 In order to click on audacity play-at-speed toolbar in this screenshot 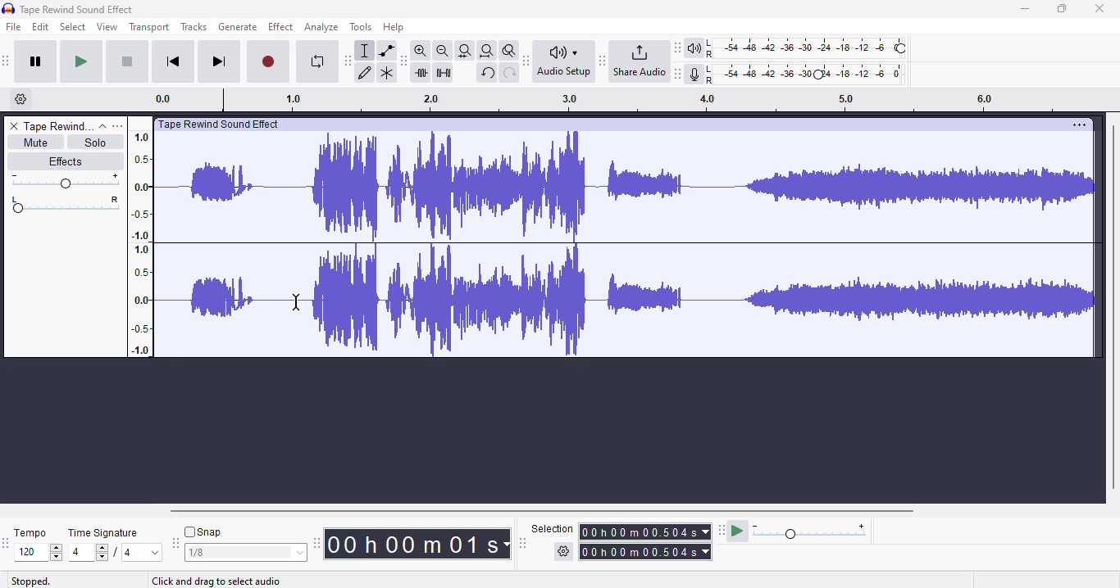, I will do `click(794, 530)`.